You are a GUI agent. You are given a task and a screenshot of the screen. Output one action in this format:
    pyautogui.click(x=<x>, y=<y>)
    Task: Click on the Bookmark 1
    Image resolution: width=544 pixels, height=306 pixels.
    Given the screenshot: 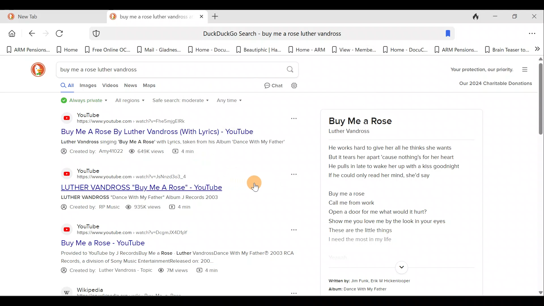 What is the action you would take?
    pyautogui.click(x=27, y=50)
    